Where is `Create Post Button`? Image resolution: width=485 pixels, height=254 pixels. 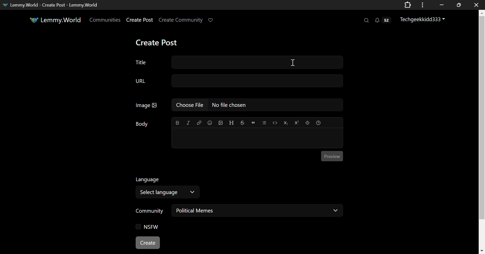 Create Post Button is located at coordinates (148, 243).